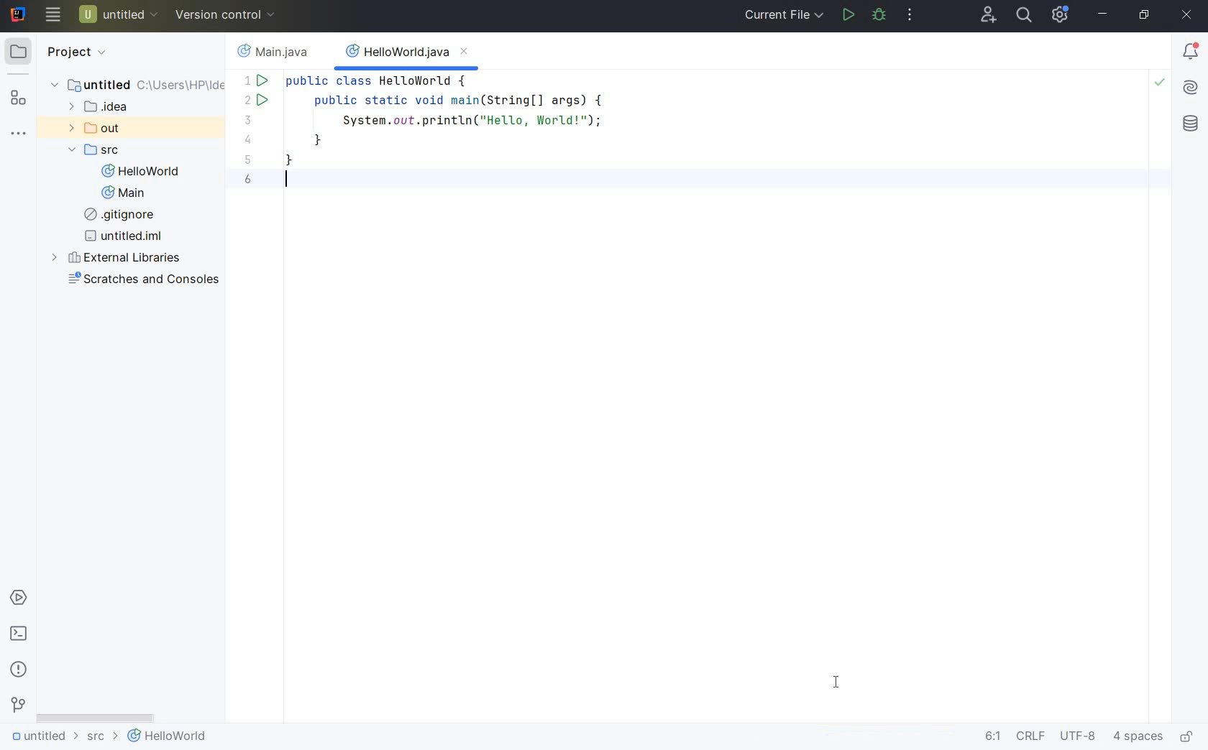  Describe the element at coordinates (1188, 16) in the screenshot. I see `close` at that location.